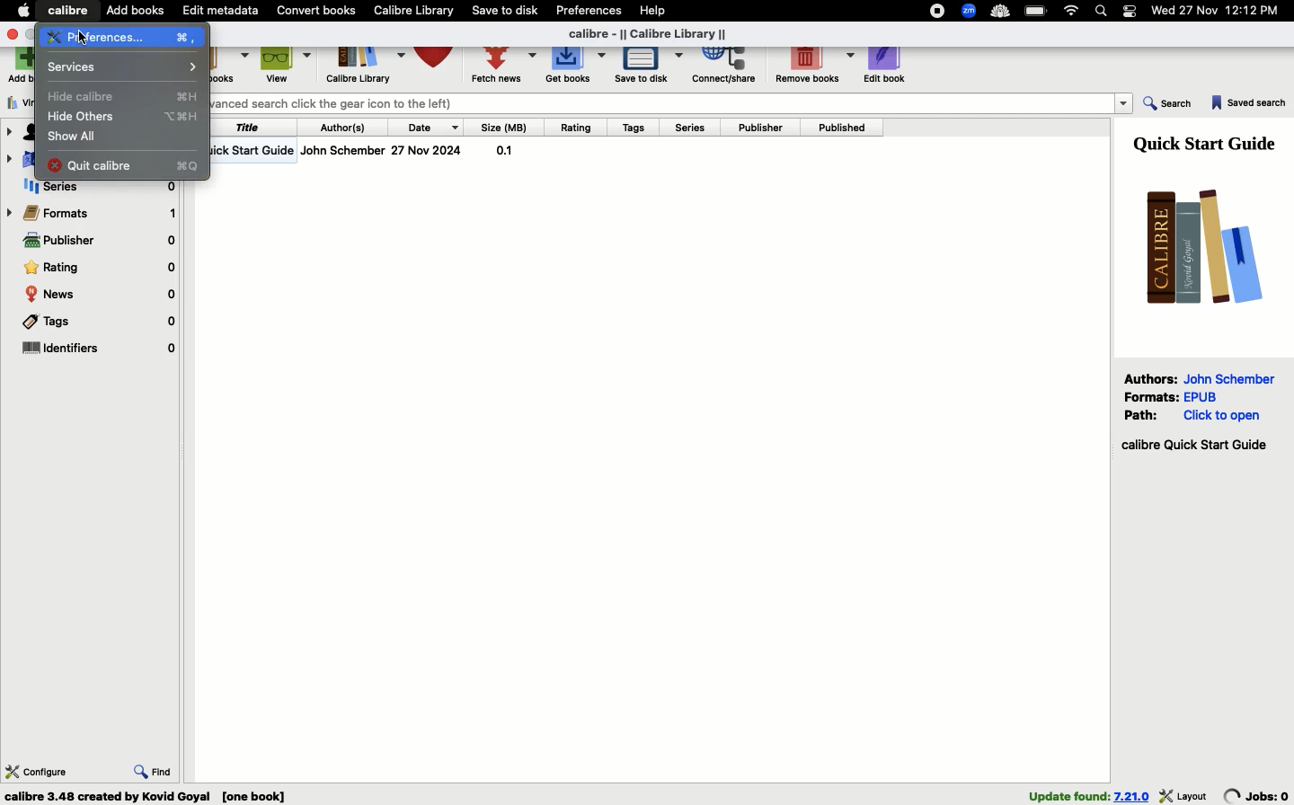 The image size is (1294, 805). I want to click on Services, so click(123, 67).